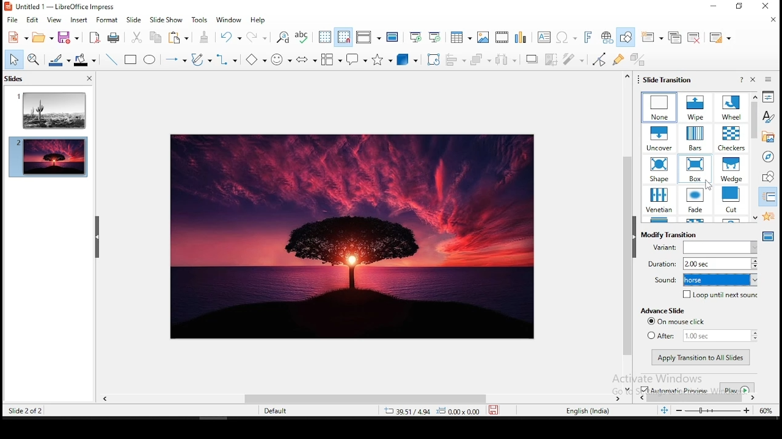 The image size is (782, 439). I want to click on slide transition, so click(769, 199).